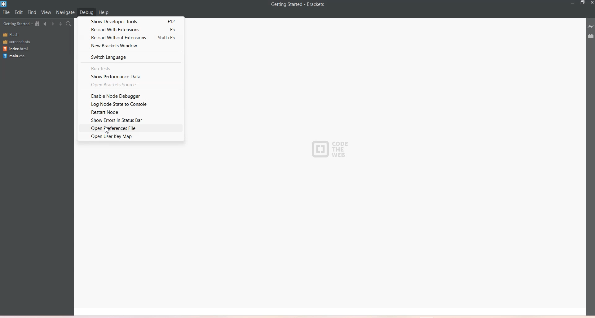 This screenshot has width=595, height=318. I want to click on run tests, so click(131, 68).